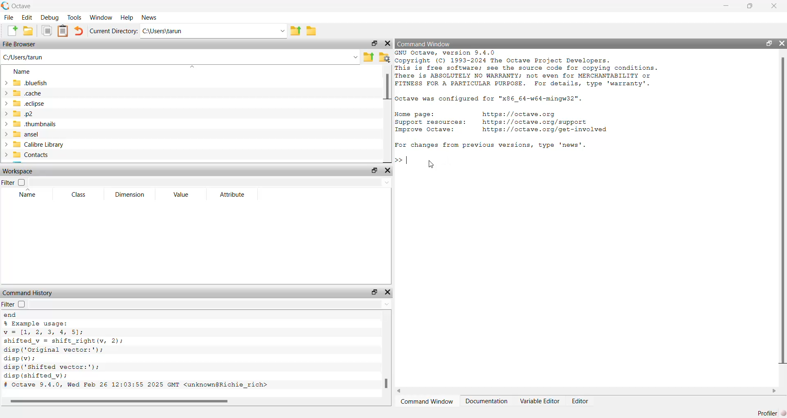 The width and height of the screenshot is (787, 418). I want to click on end, so click(10, 316).